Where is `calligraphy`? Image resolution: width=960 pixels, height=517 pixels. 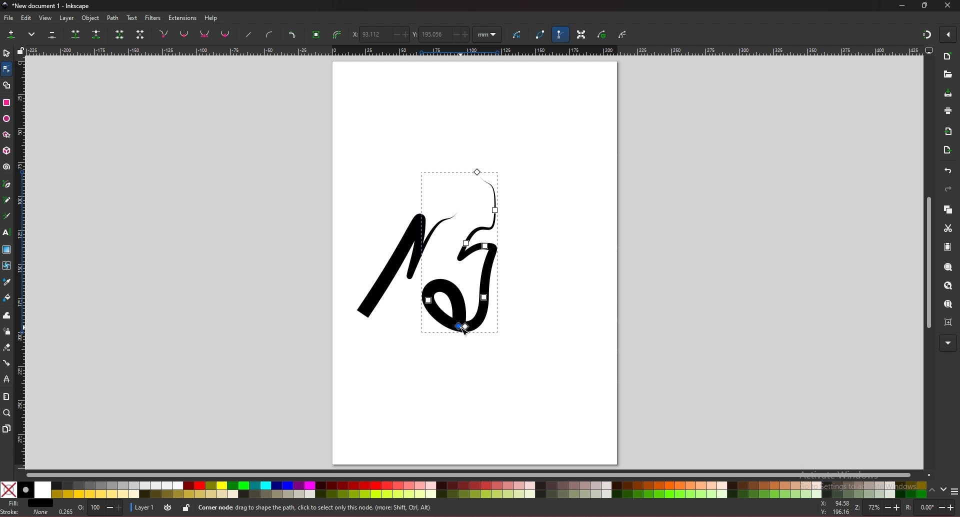 calligraphy is located at coordinates (6, 216).